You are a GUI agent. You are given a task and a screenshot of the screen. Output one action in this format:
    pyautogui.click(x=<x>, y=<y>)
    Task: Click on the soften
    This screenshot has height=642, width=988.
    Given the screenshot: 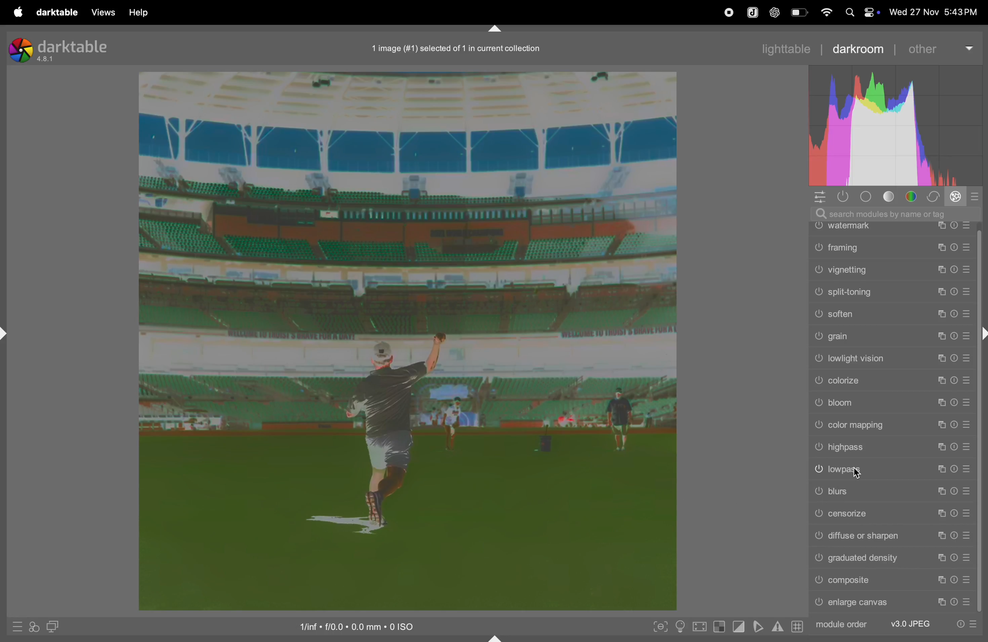 What is the action you would take?
    pyautogui.click(x=894, y=314)
    